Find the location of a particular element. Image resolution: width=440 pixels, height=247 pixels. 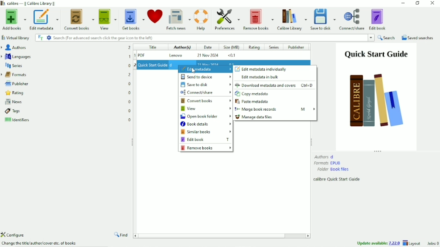

Authors is located at coordinates (65, 47).